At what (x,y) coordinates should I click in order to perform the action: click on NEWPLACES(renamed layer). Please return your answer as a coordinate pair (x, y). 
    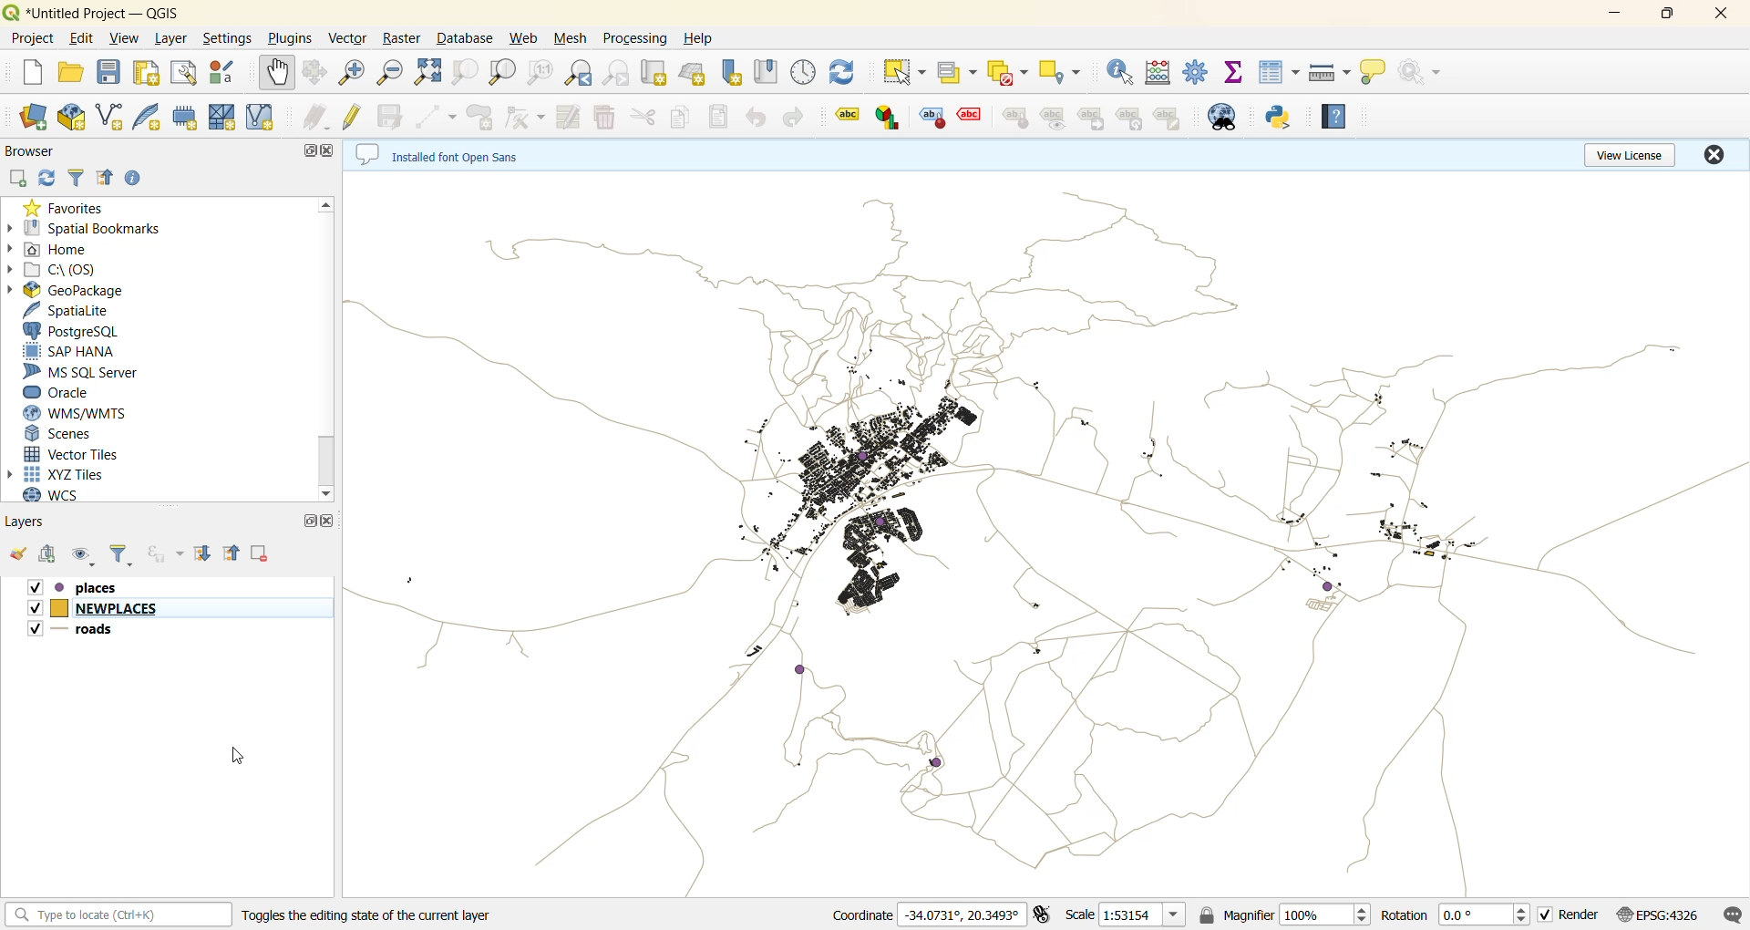
    Looking at the image, I should click on (96, 608).